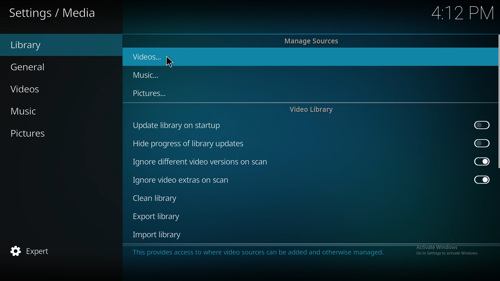 The width and height of the screenshot is (500, 281). What do you see at coordinates (57, 12) in the screenshot?
I see `settings/media` at bounding box center [57, 12].